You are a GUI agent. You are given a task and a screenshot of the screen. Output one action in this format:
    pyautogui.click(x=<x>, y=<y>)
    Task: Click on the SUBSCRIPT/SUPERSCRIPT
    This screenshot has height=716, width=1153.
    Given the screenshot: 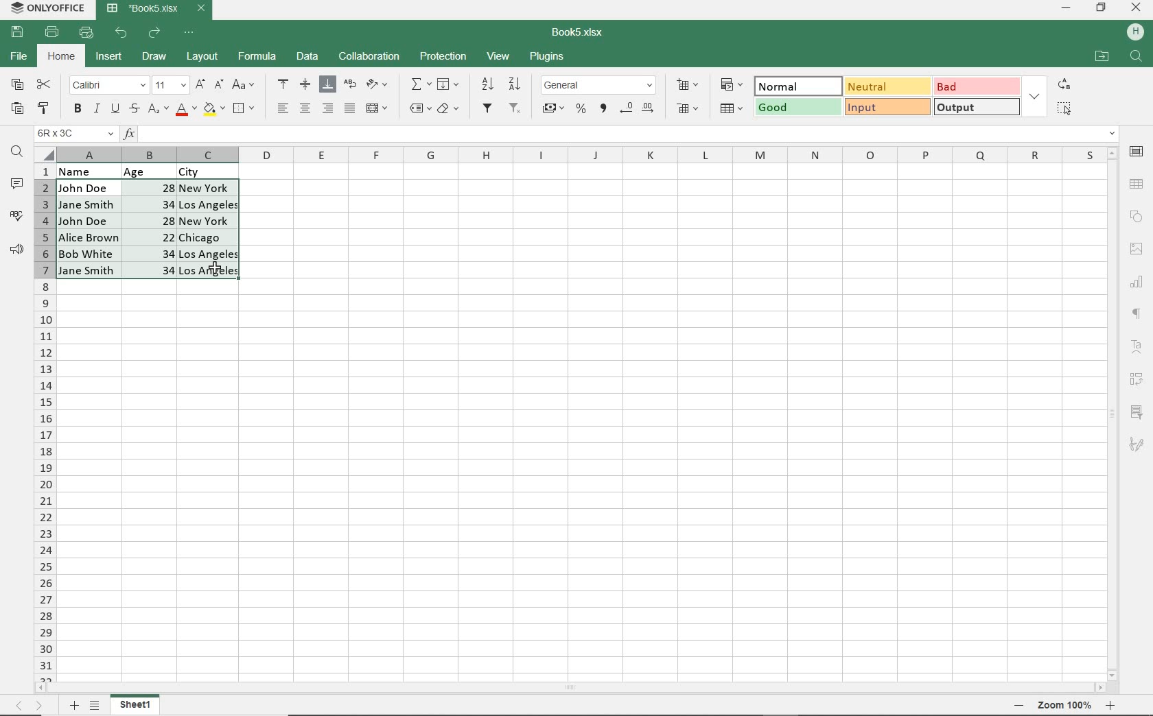 What is the action you would take?
    pyautogui.click(x=157, y=108)
    